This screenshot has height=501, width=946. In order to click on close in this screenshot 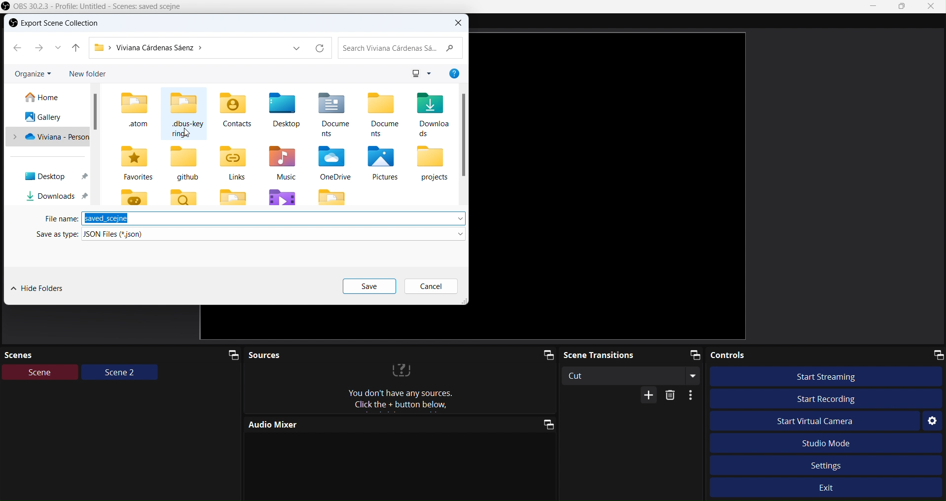, I will do `click(459, 23)`.